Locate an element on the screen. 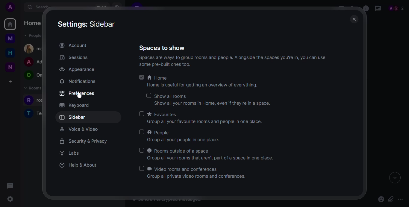  sessions is located at coordinates (74, 57).